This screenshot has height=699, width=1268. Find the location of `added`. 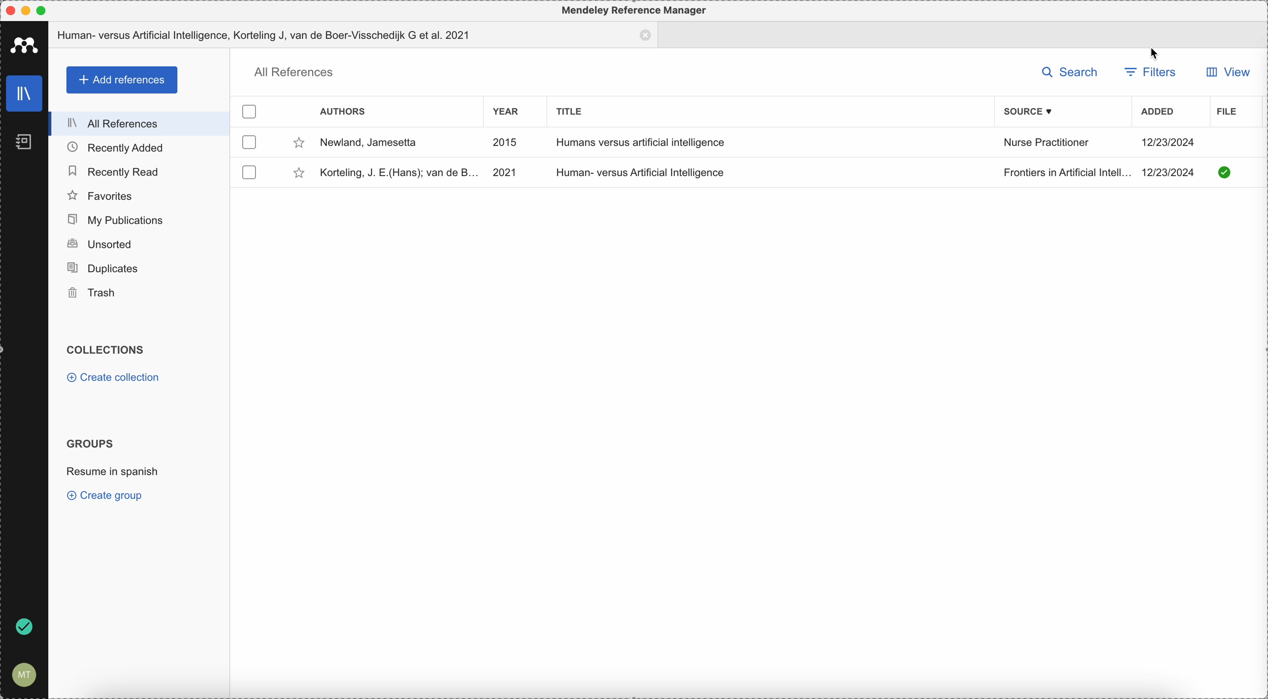

added is located at coordinates (1160, 112).